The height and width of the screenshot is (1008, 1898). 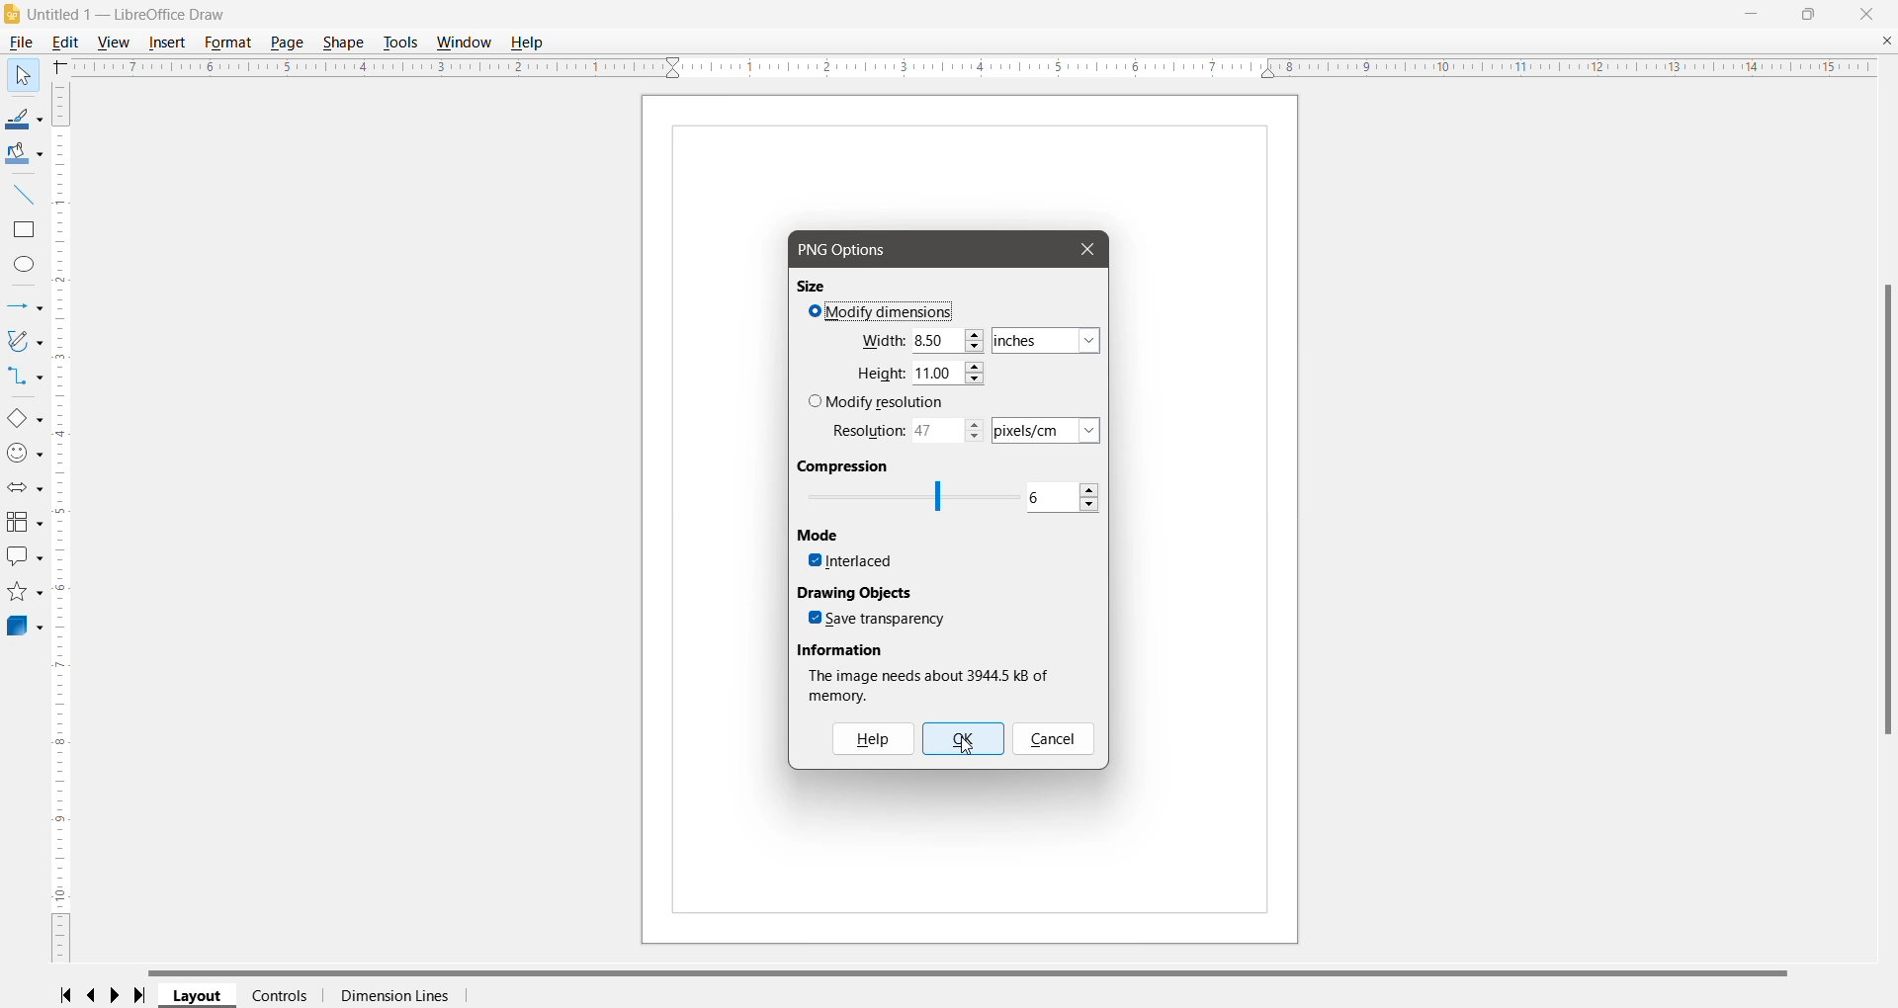 I want to click on Cancel, so click(x=1057, y=739).